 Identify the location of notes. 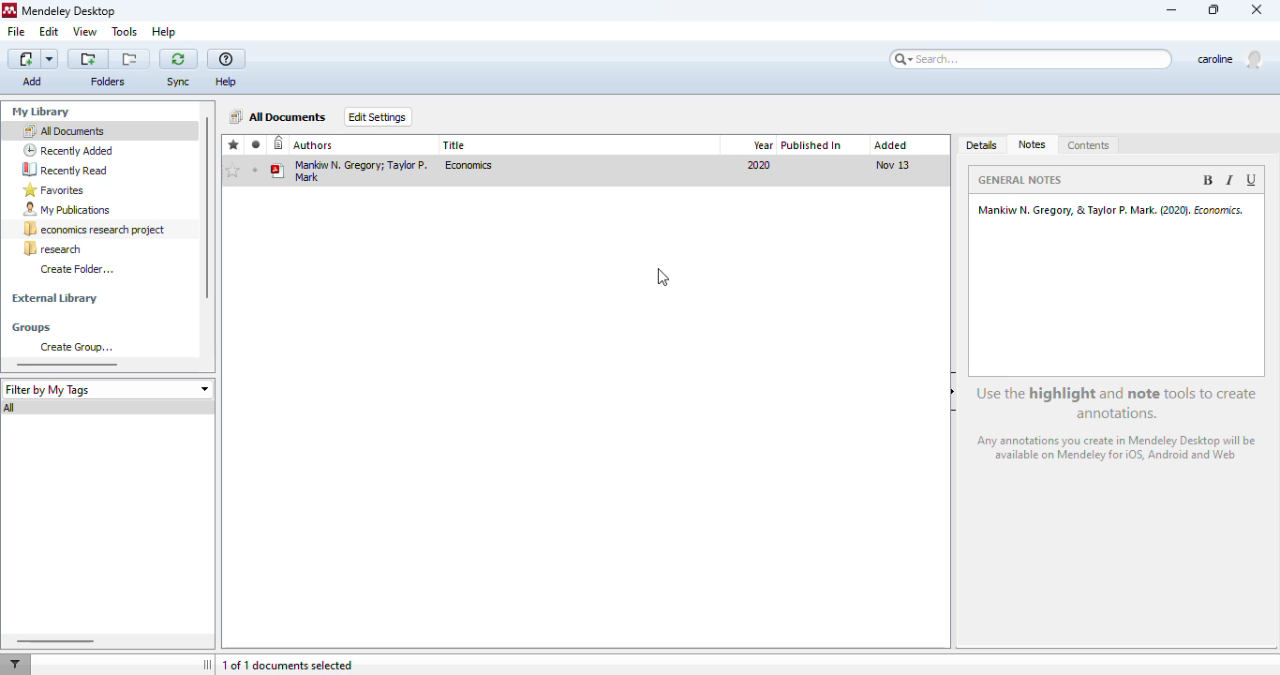
(1033, 144).